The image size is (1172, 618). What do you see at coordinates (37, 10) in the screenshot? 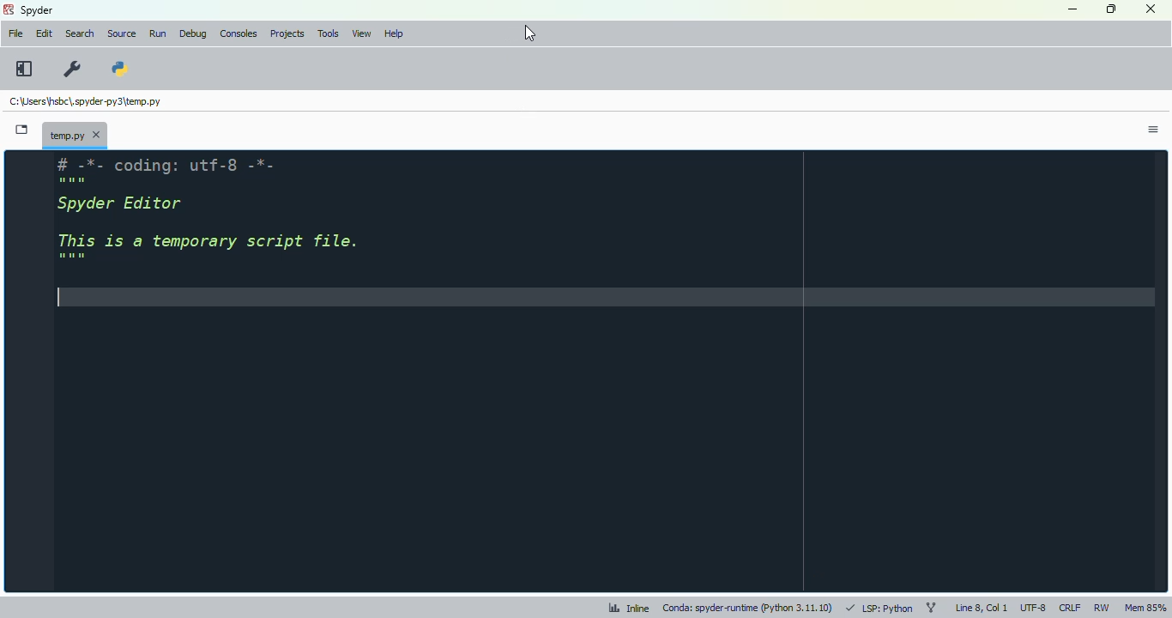
I see `spyder` at bounding box center [37, 10].